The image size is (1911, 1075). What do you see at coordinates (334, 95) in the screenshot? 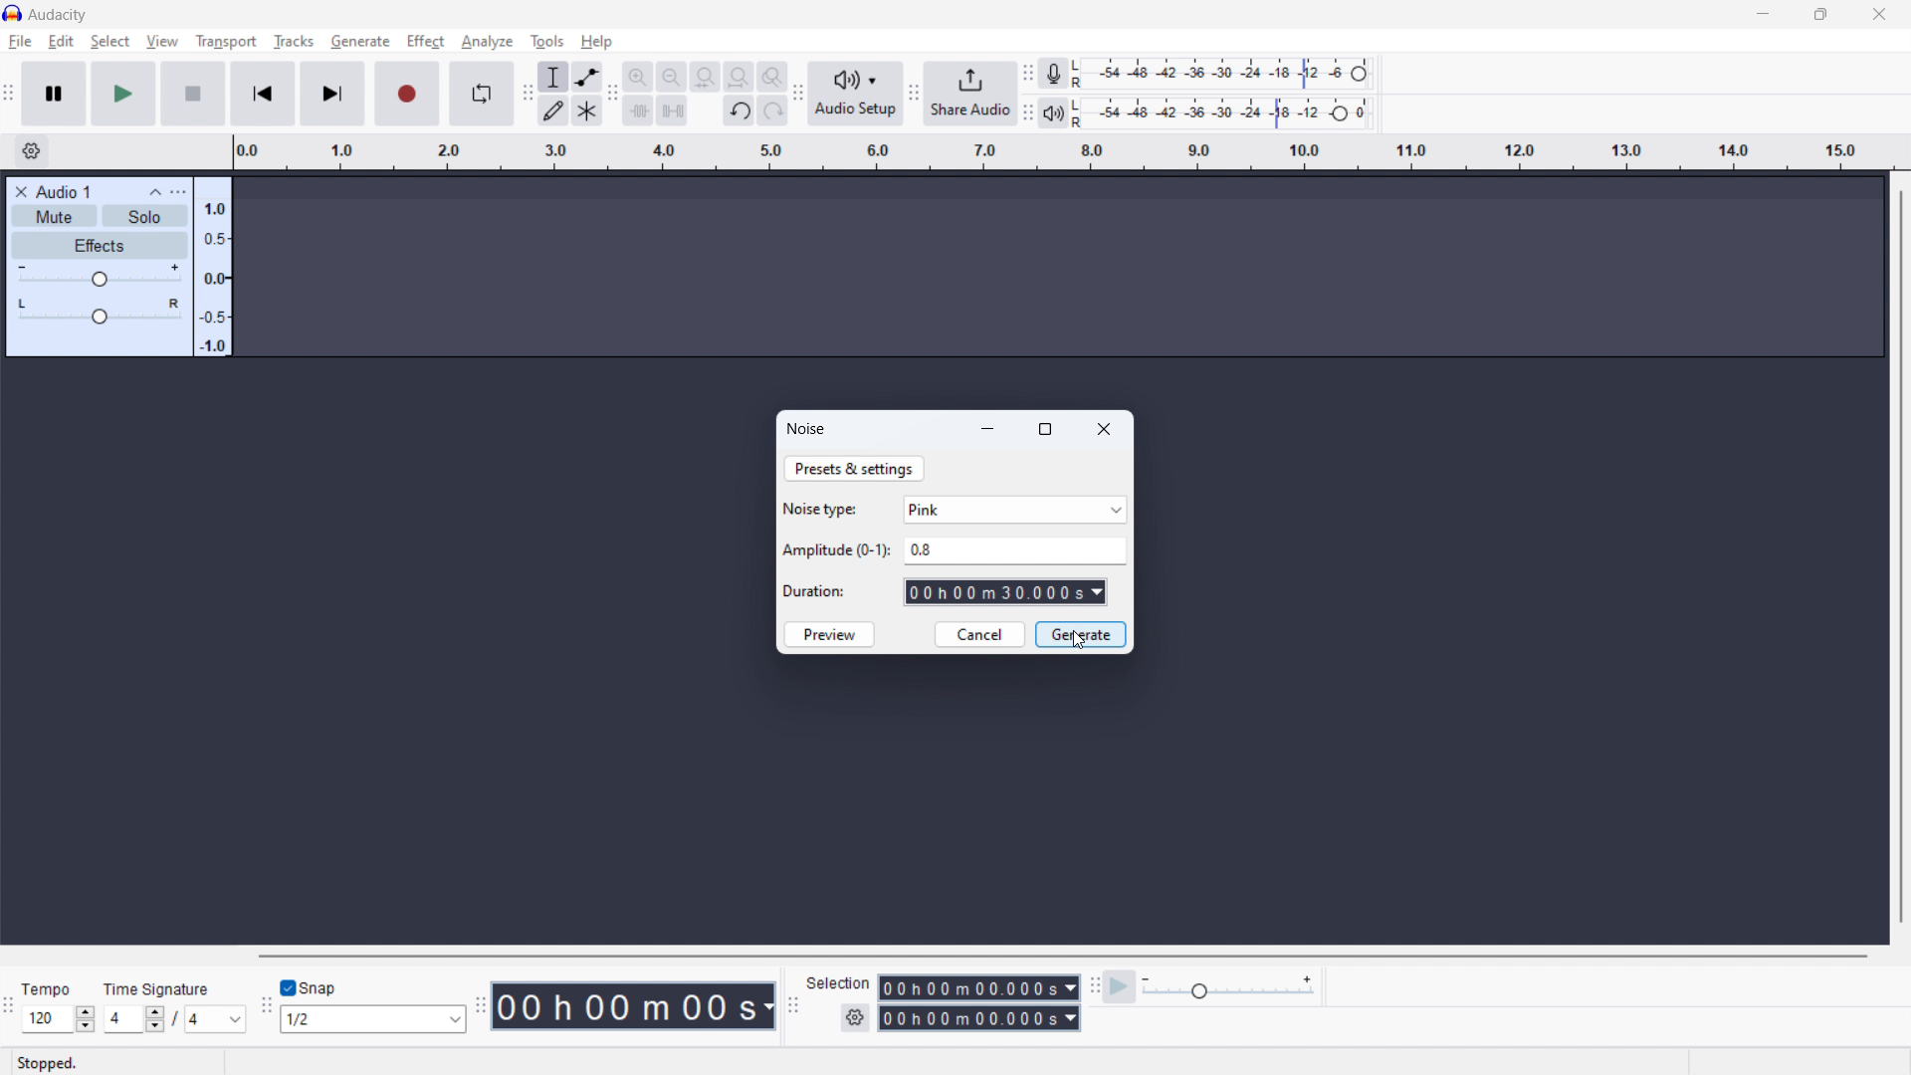
I see `skip to last` at bounding box center [334, 95].